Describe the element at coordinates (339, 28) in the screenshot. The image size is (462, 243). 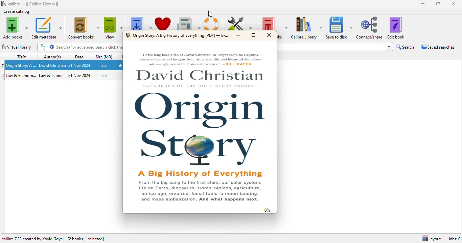
I see `save to disk` at that location.